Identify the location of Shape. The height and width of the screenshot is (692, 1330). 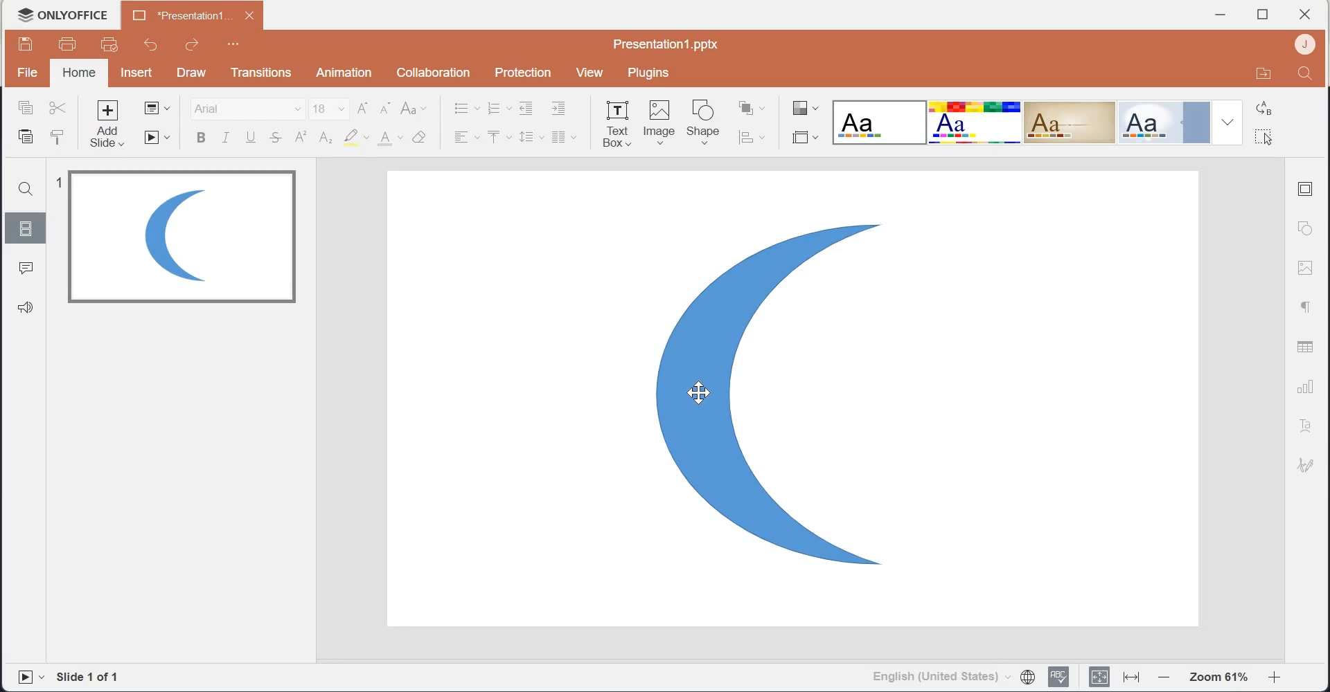
(706, 121).